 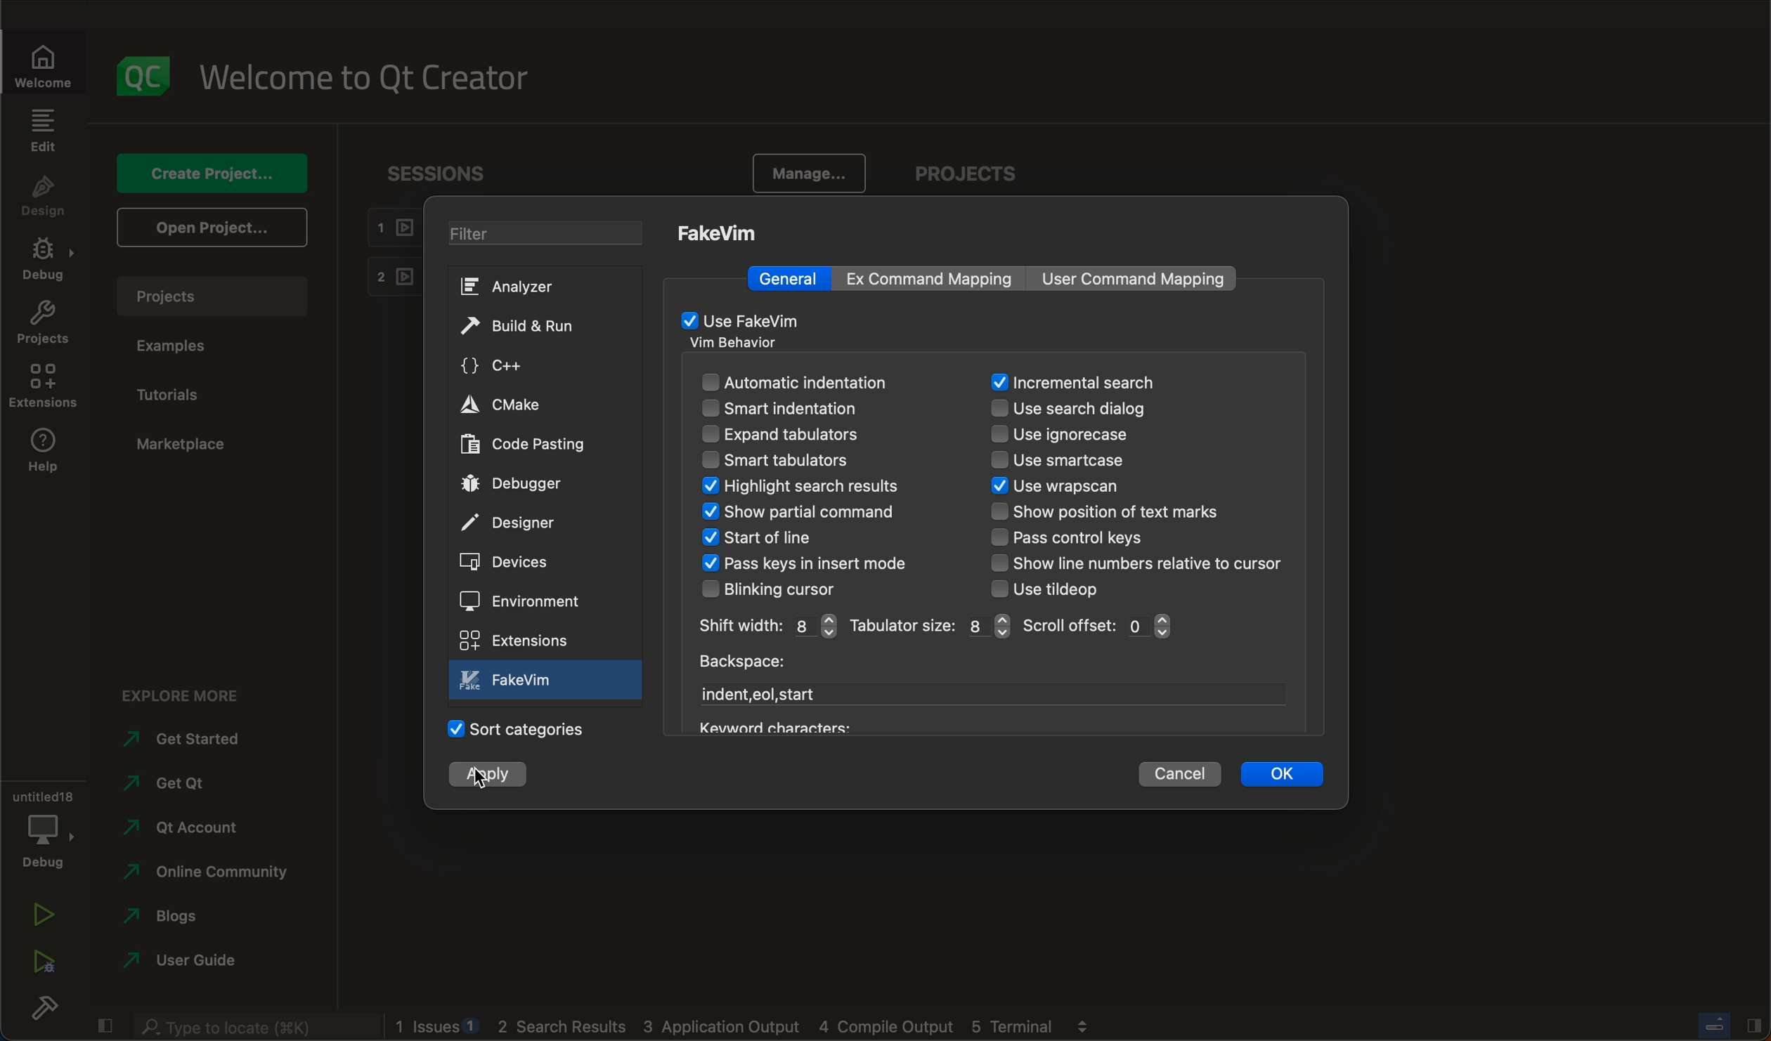 I want to click on scroll, so click(x=1099, y=626).